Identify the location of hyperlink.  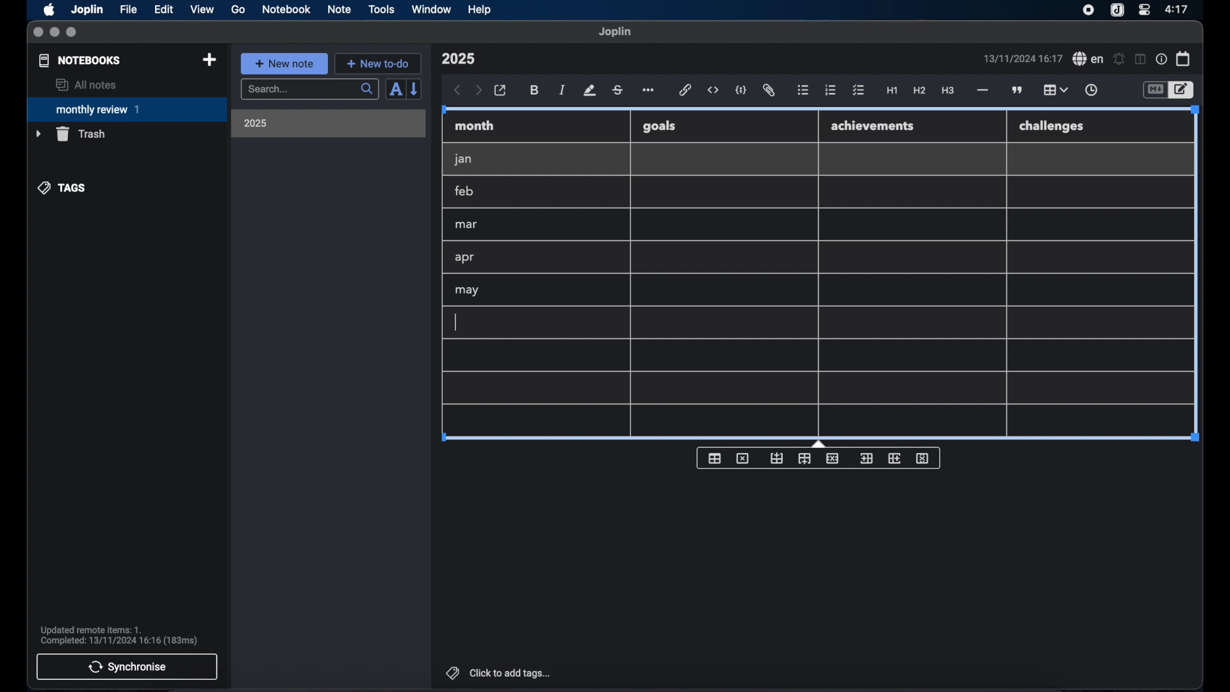
(685, 90).